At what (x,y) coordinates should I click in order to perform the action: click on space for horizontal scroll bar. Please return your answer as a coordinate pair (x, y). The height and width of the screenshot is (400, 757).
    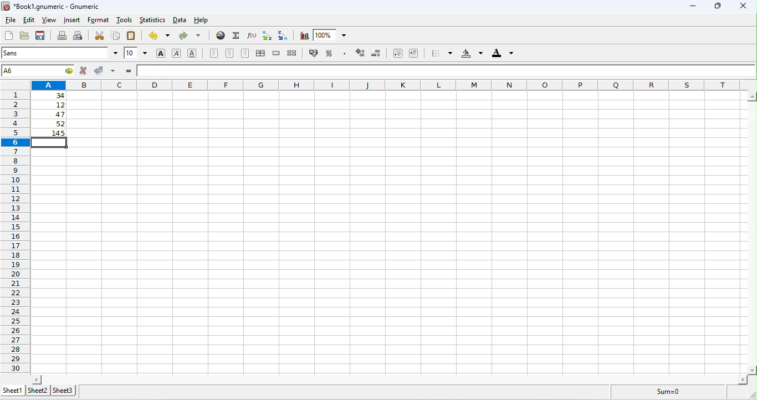
    Looking at the image, I should click on (391, 378).